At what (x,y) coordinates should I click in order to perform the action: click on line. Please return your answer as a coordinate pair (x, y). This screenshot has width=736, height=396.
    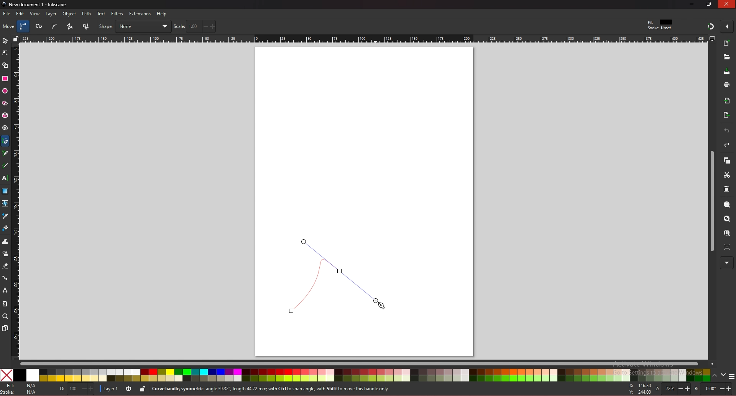
    Looking at the image, I should click on (334, 276).